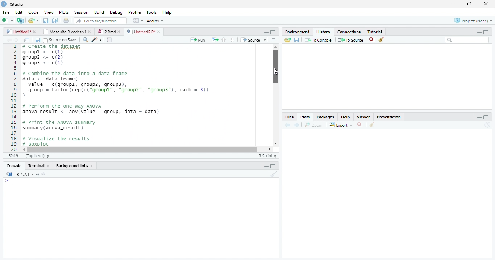 This screenshot has width=495, height=260. What do you see at coordinates (14, 181) in the screenshot?
I see `Cursor` at bounding box center [14, 181].